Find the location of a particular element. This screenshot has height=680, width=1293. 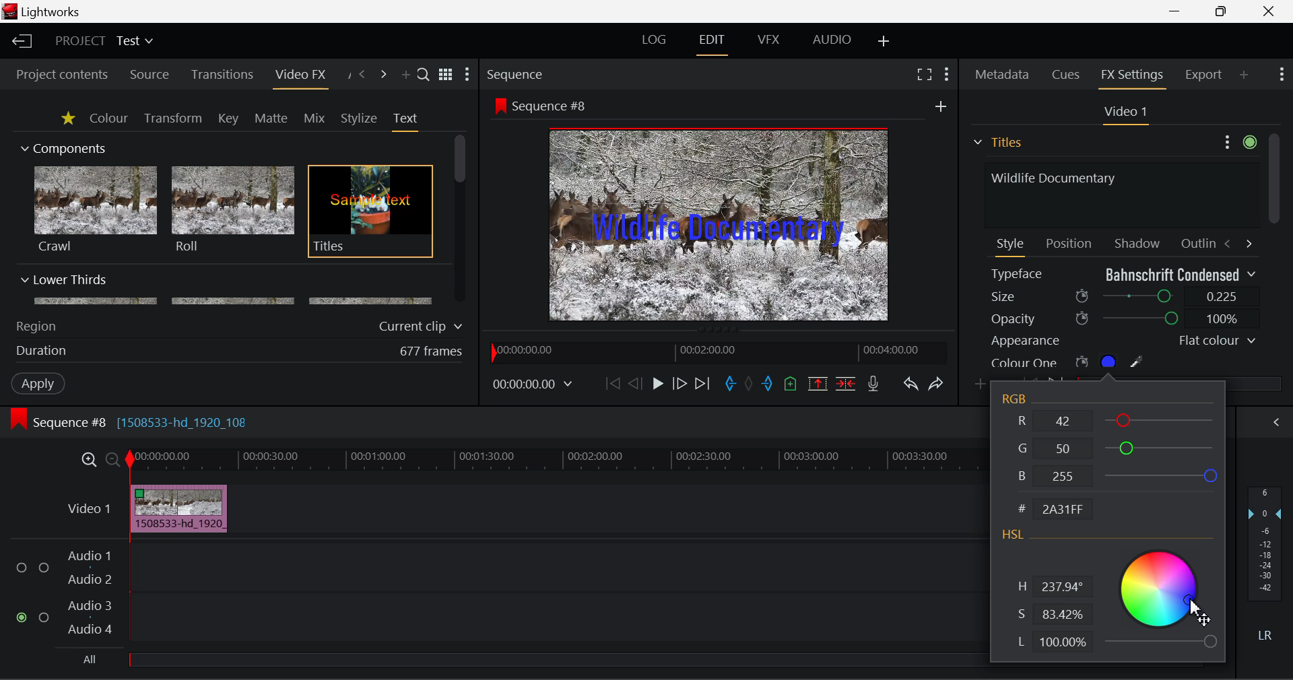

logo is located at coordinates (11, 11).